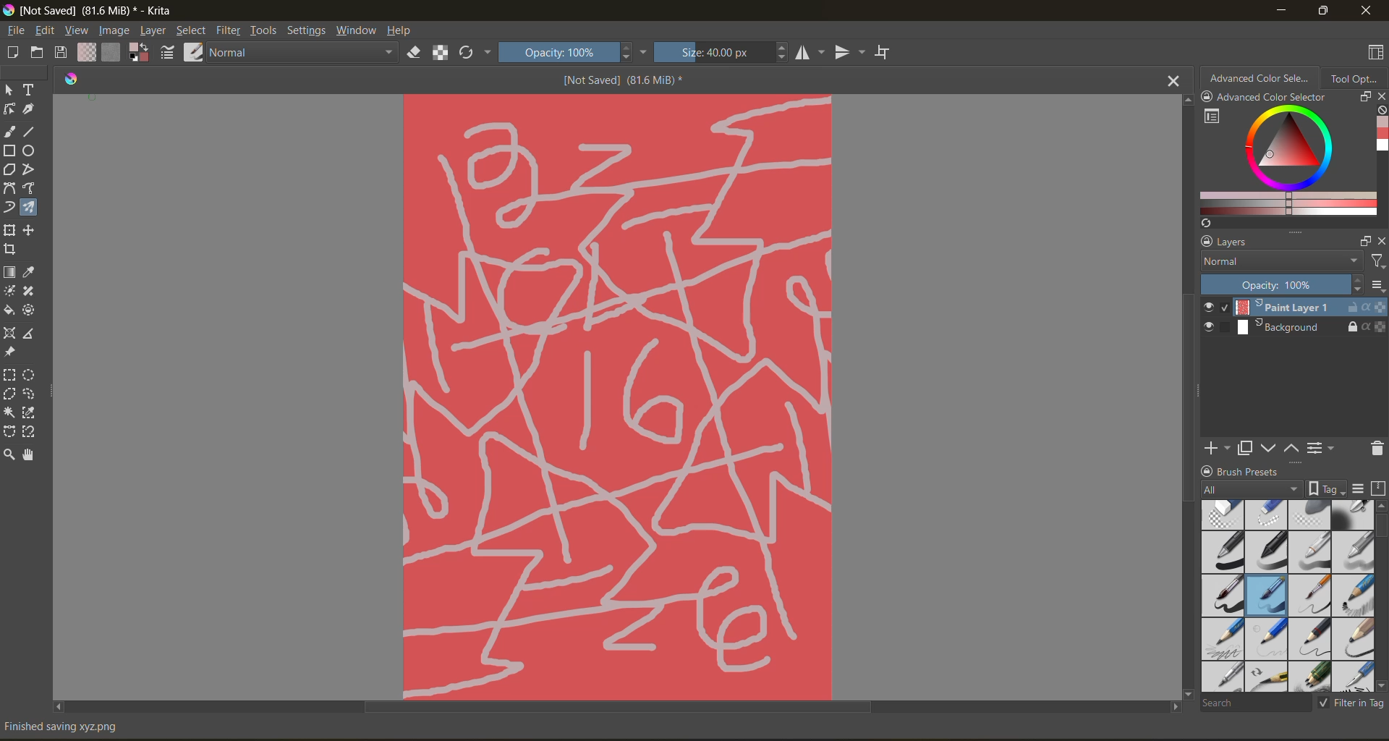  What do you see at coordinates (9, 412) in the screenshot?
I see `tool` at bounding box center [9, 412].